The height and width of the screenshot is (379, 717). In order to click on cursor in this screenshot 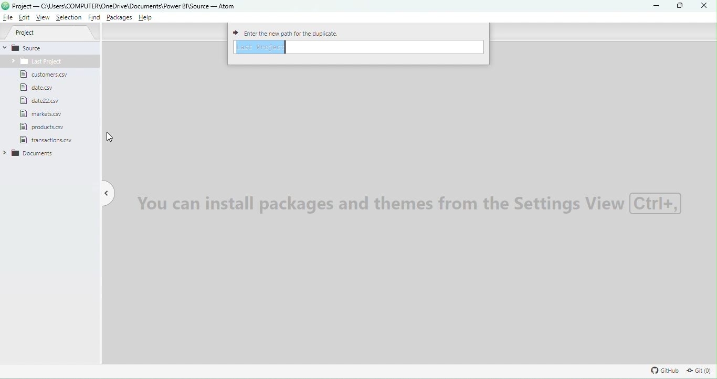, I will do `click(111, 136)`.